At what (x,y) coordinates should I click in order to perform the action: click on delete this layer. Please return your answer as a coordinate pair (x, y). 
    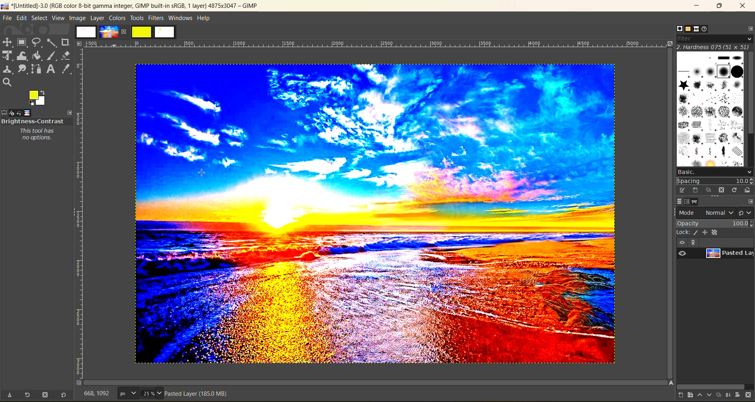
    Looking at the image, I should click on (750, 396).